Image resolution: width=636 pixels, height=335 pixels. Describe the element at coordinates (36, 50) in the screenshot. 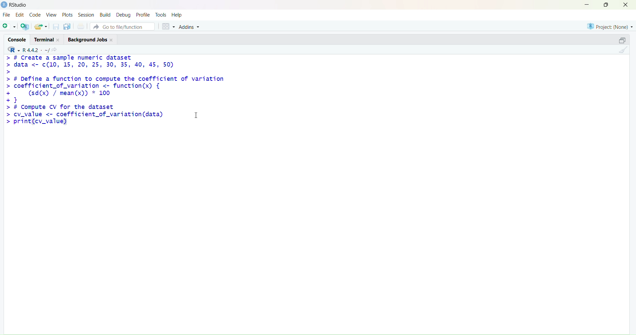

I see `R 4.4.2 ~/` at that location.